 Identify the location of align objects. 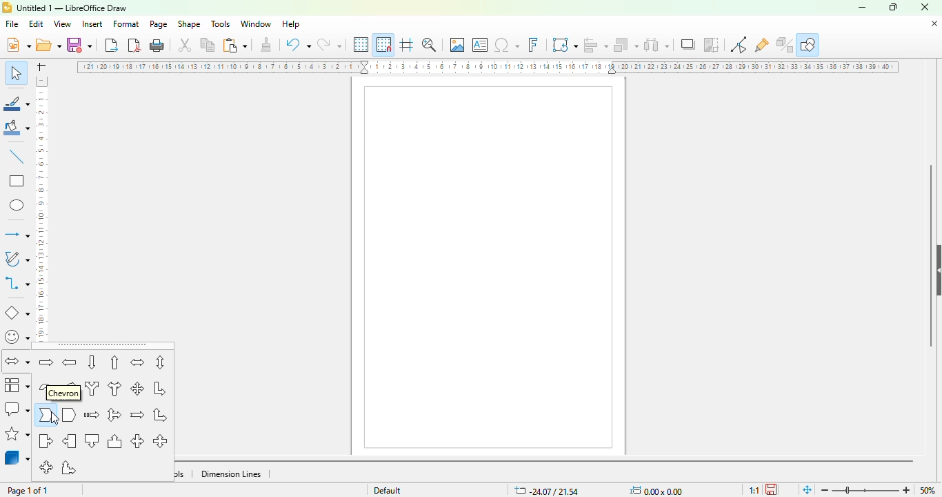
(596, 45).